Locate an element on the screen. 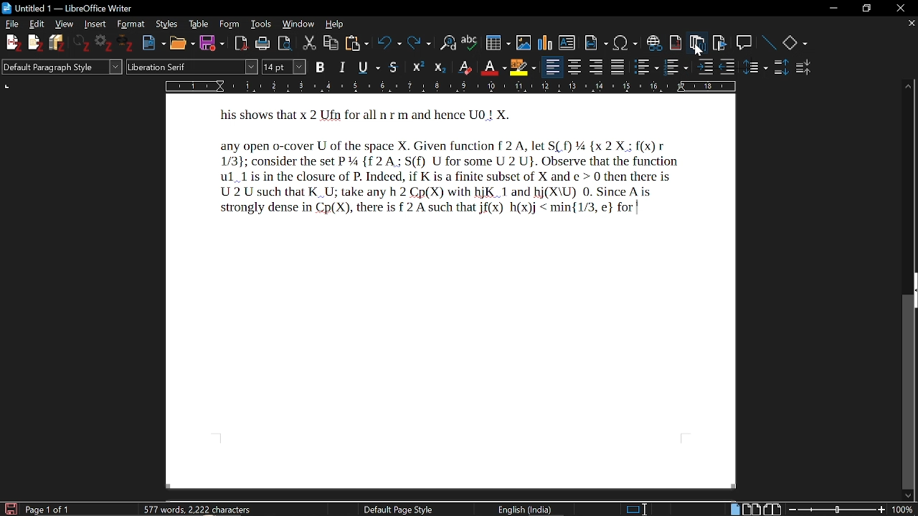  Add table is located at coordinates (498, 45).